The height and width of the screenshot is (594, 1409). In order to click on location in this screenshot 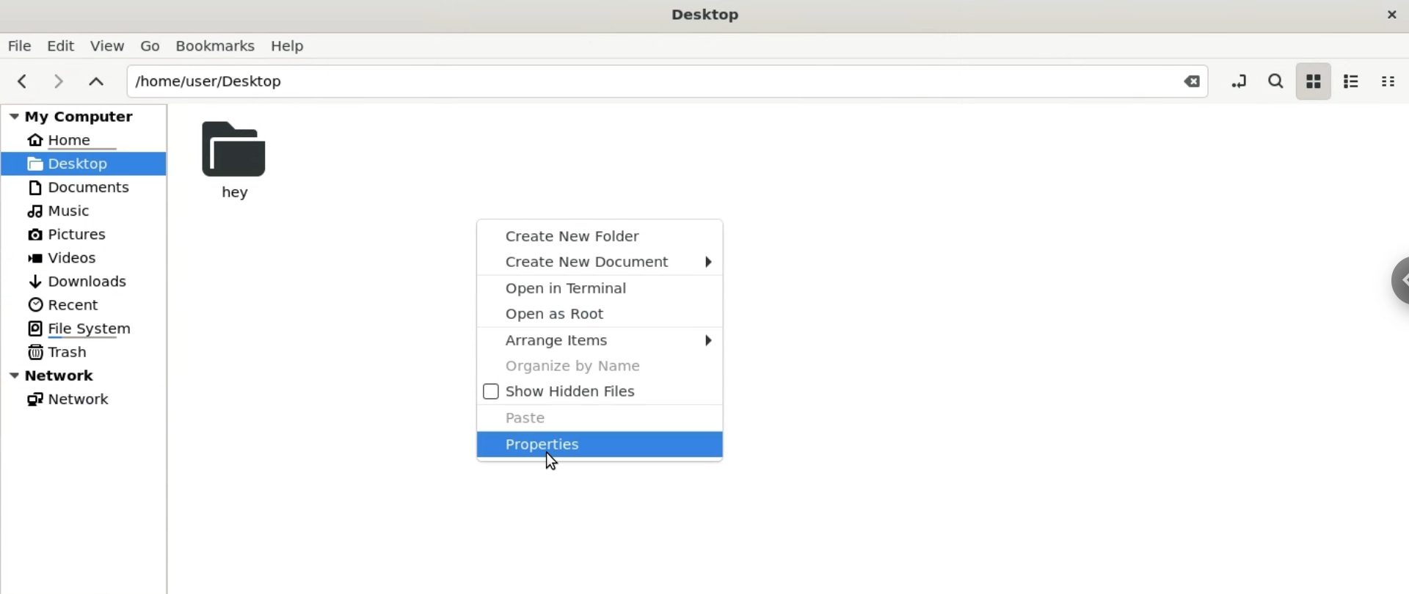, I will do `click(667, 79)`.